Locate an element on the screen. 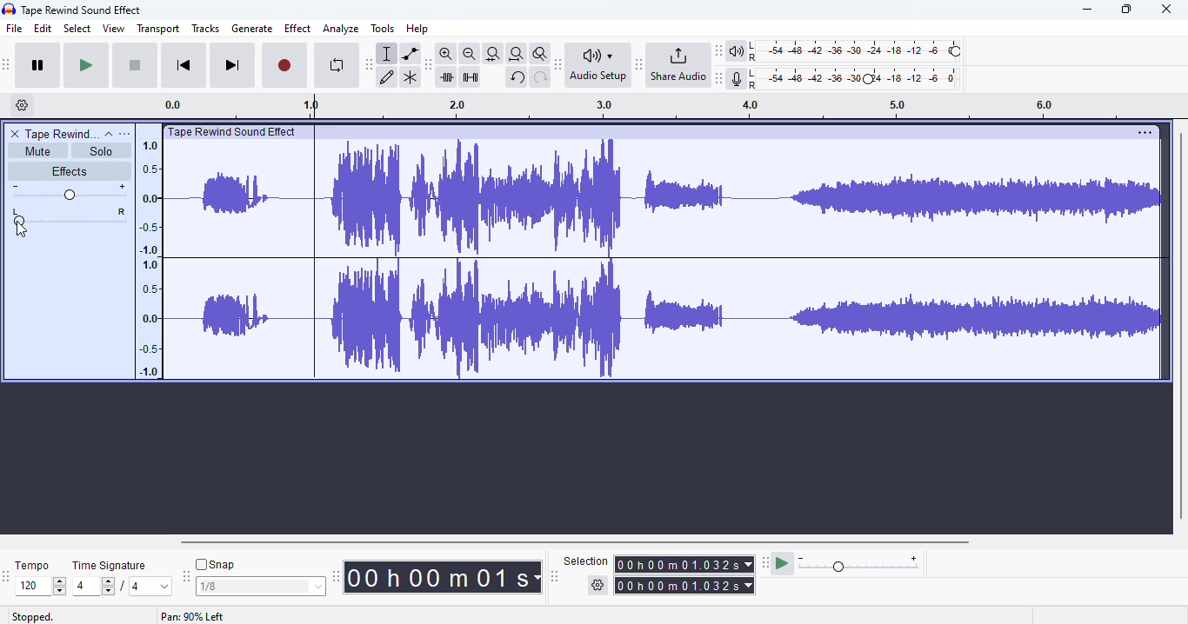 The width and height of the screenshot is (1188, 624). selection tool is located at coordinates (387, 54).